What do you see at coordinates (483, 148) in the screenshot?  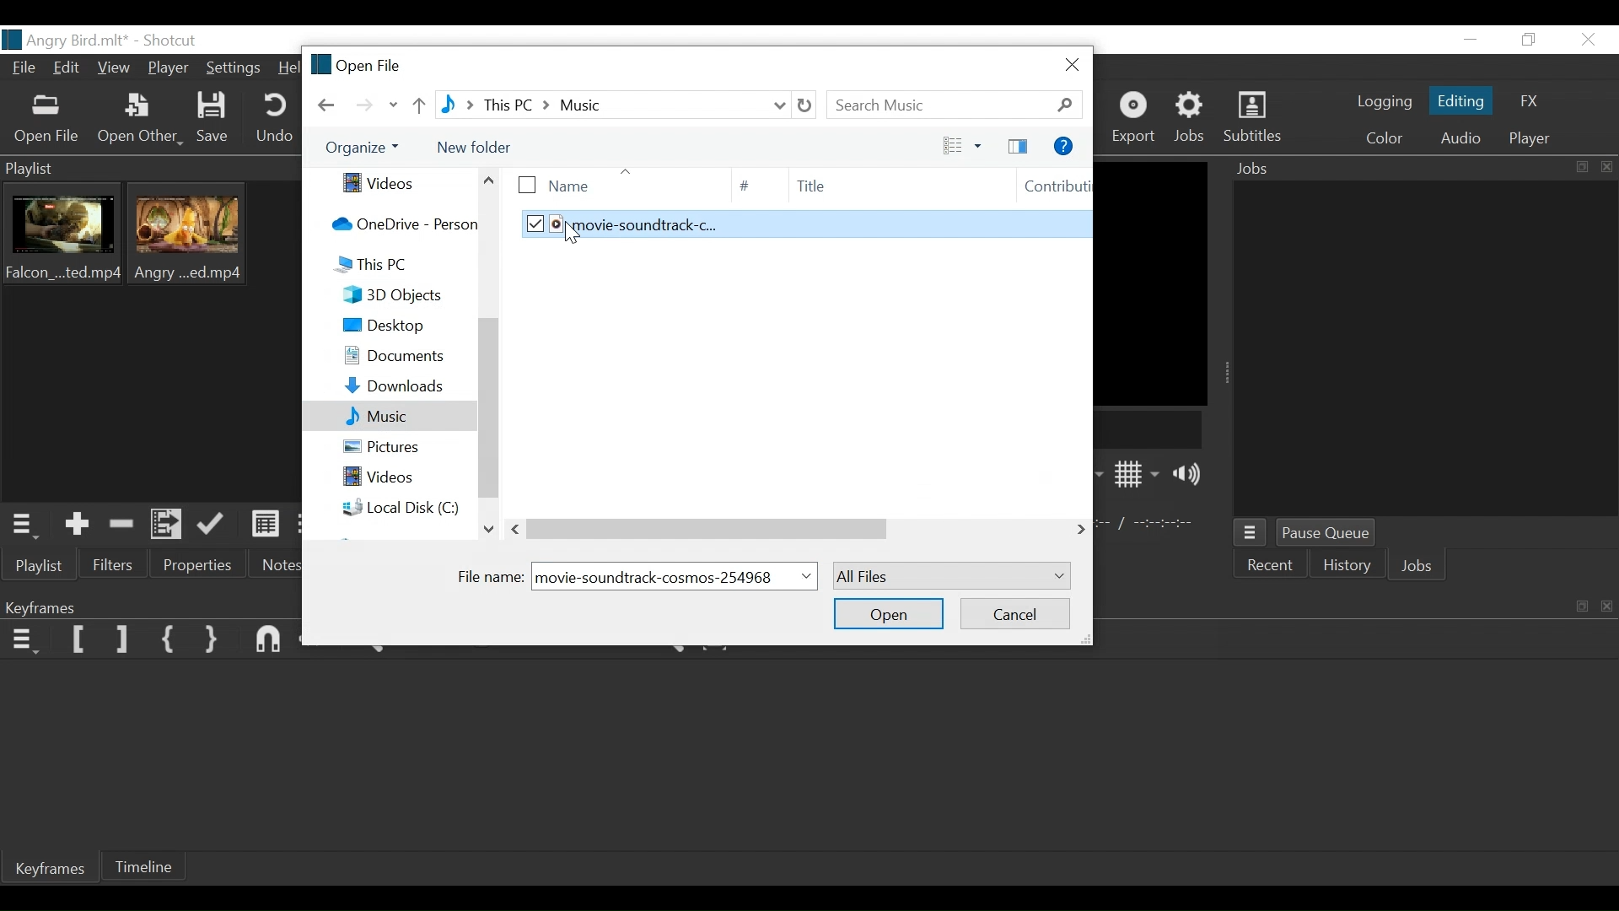 I see `New Folder` at bounding box center [483, 148].